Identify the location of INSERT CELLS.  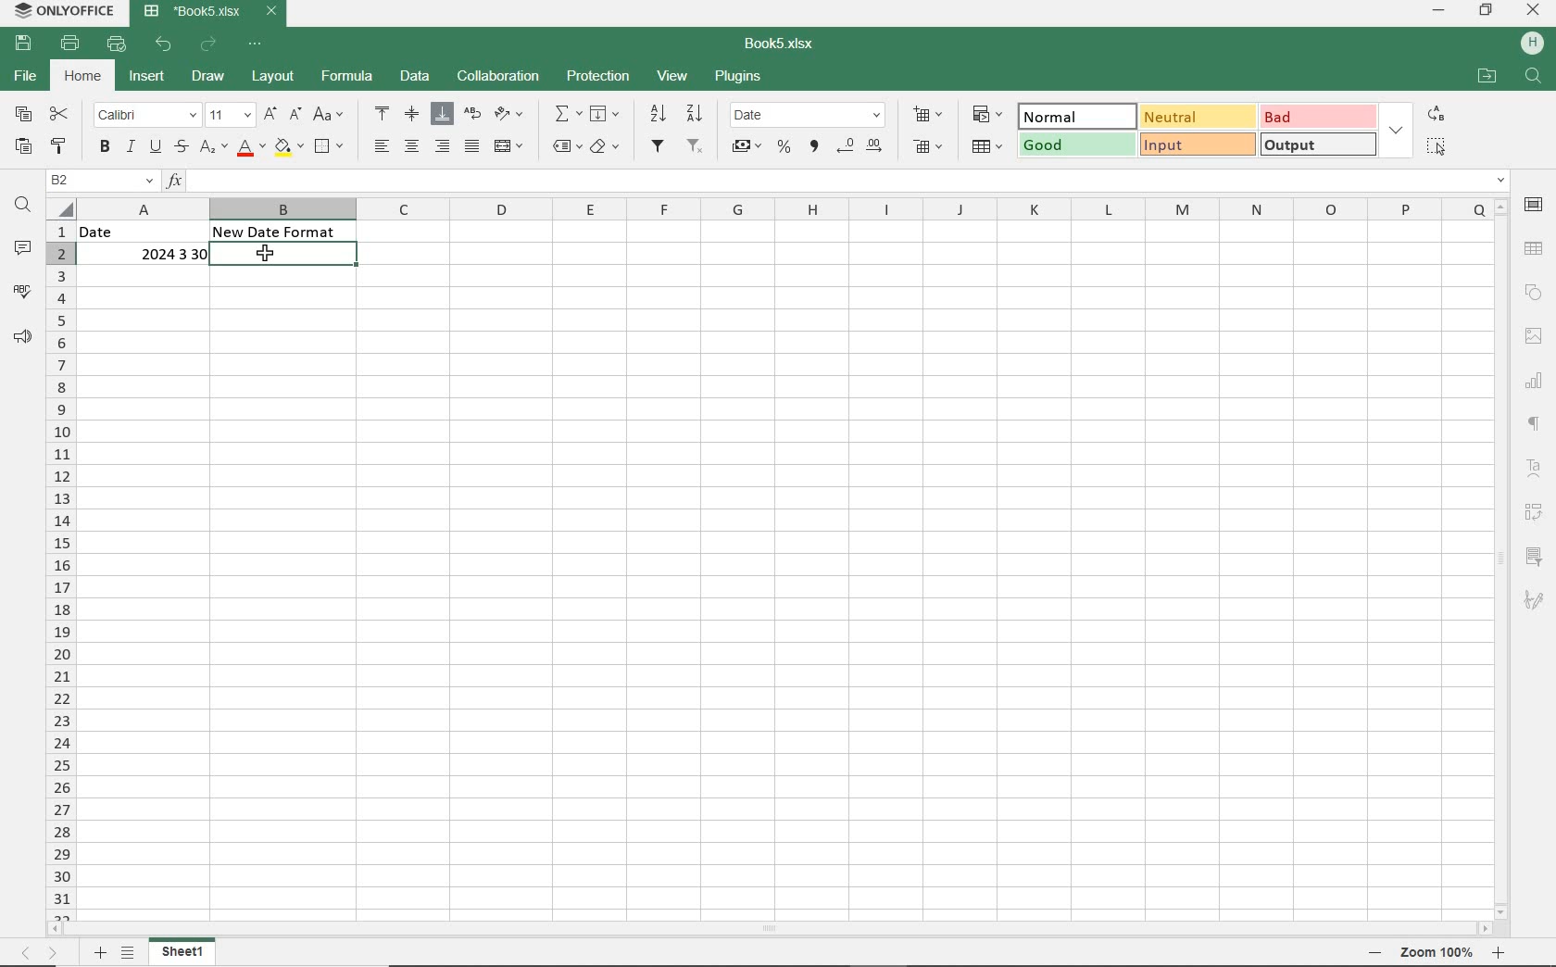
(928, 116).